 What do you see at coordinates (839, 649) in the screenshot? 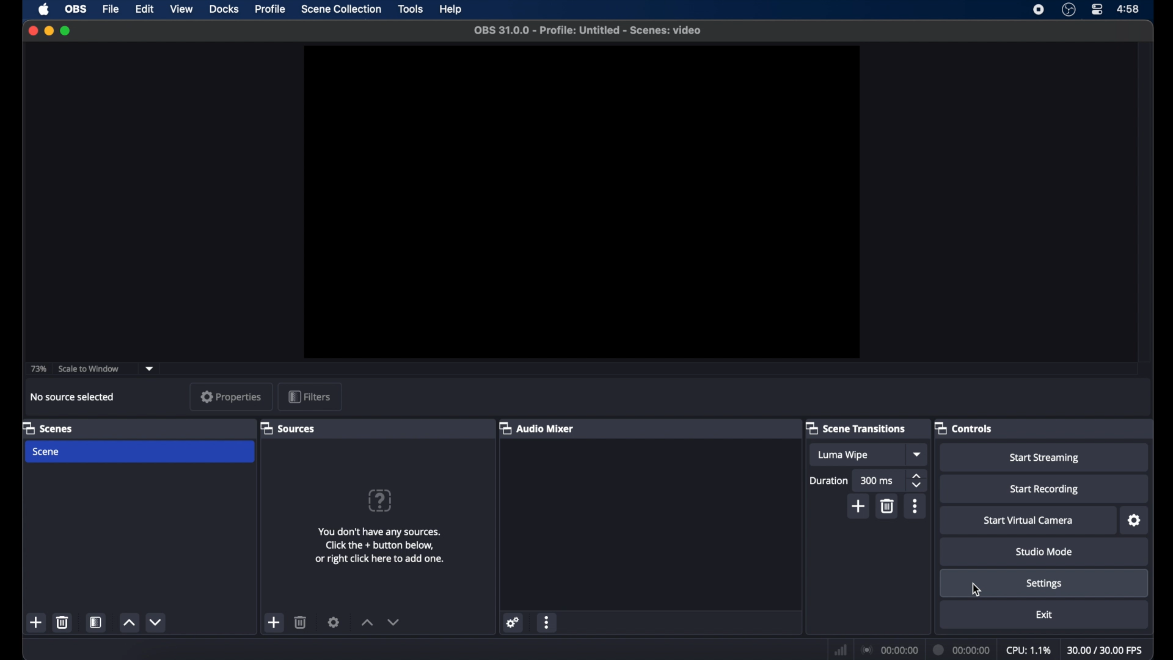
I see `network` at bounding box center [839, 649].